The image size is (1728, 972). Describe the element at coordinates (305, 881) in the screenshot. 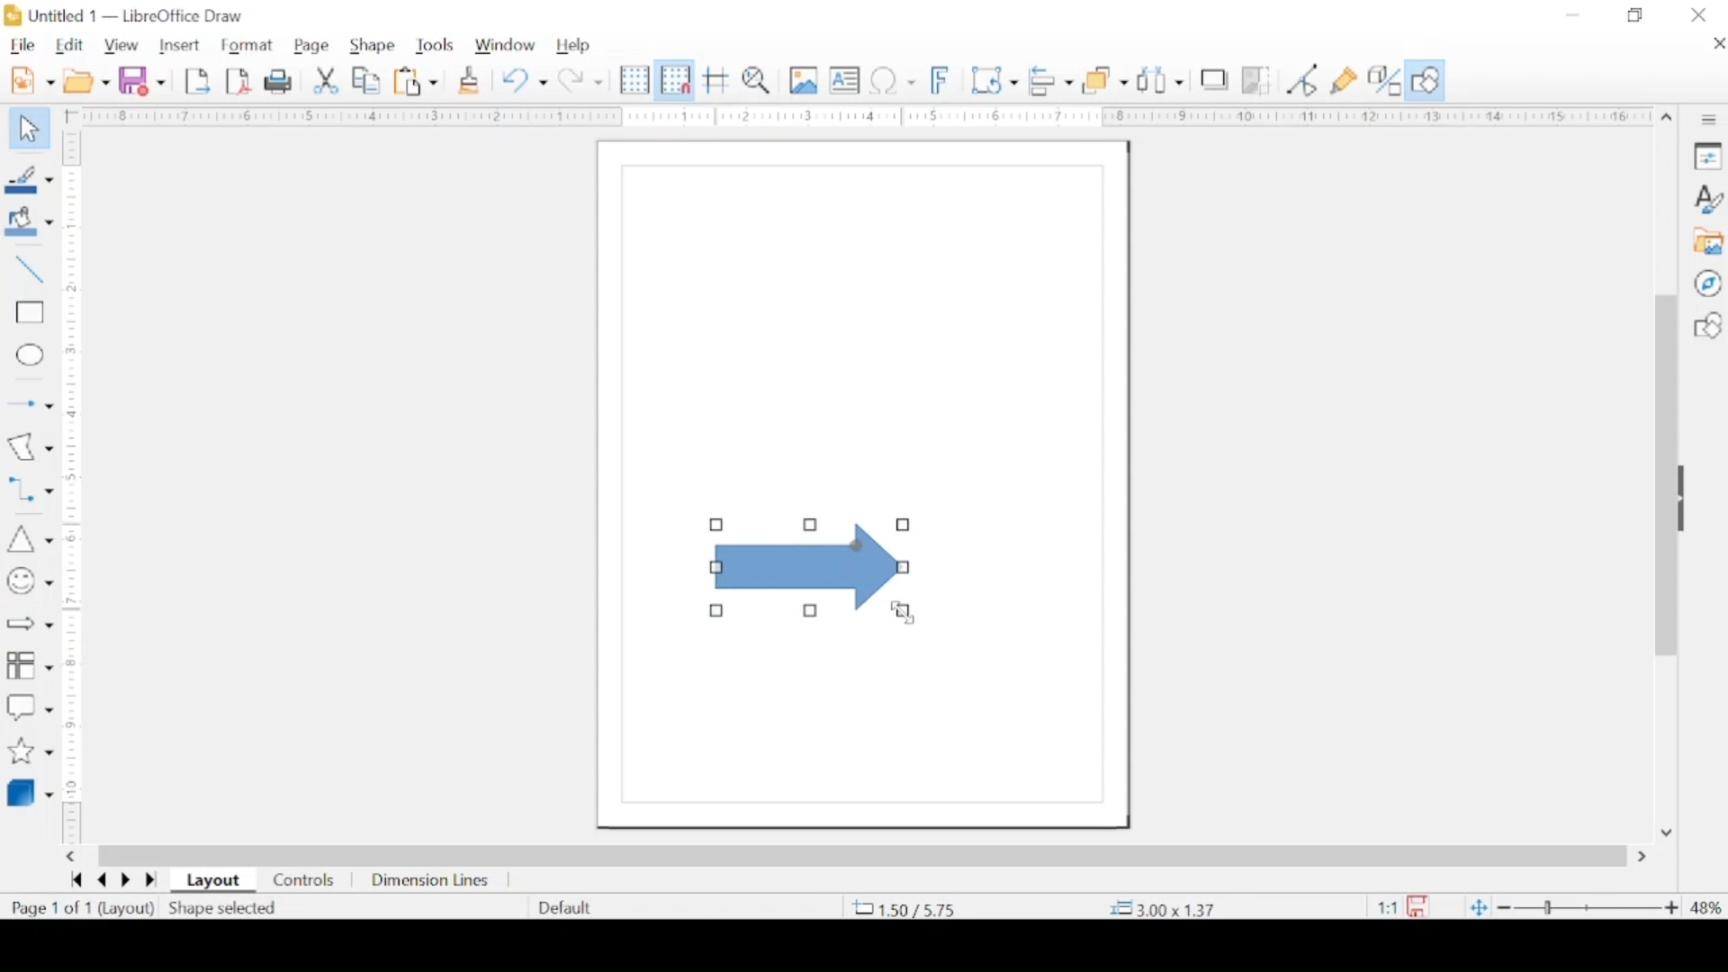

I see `controls` at that location.